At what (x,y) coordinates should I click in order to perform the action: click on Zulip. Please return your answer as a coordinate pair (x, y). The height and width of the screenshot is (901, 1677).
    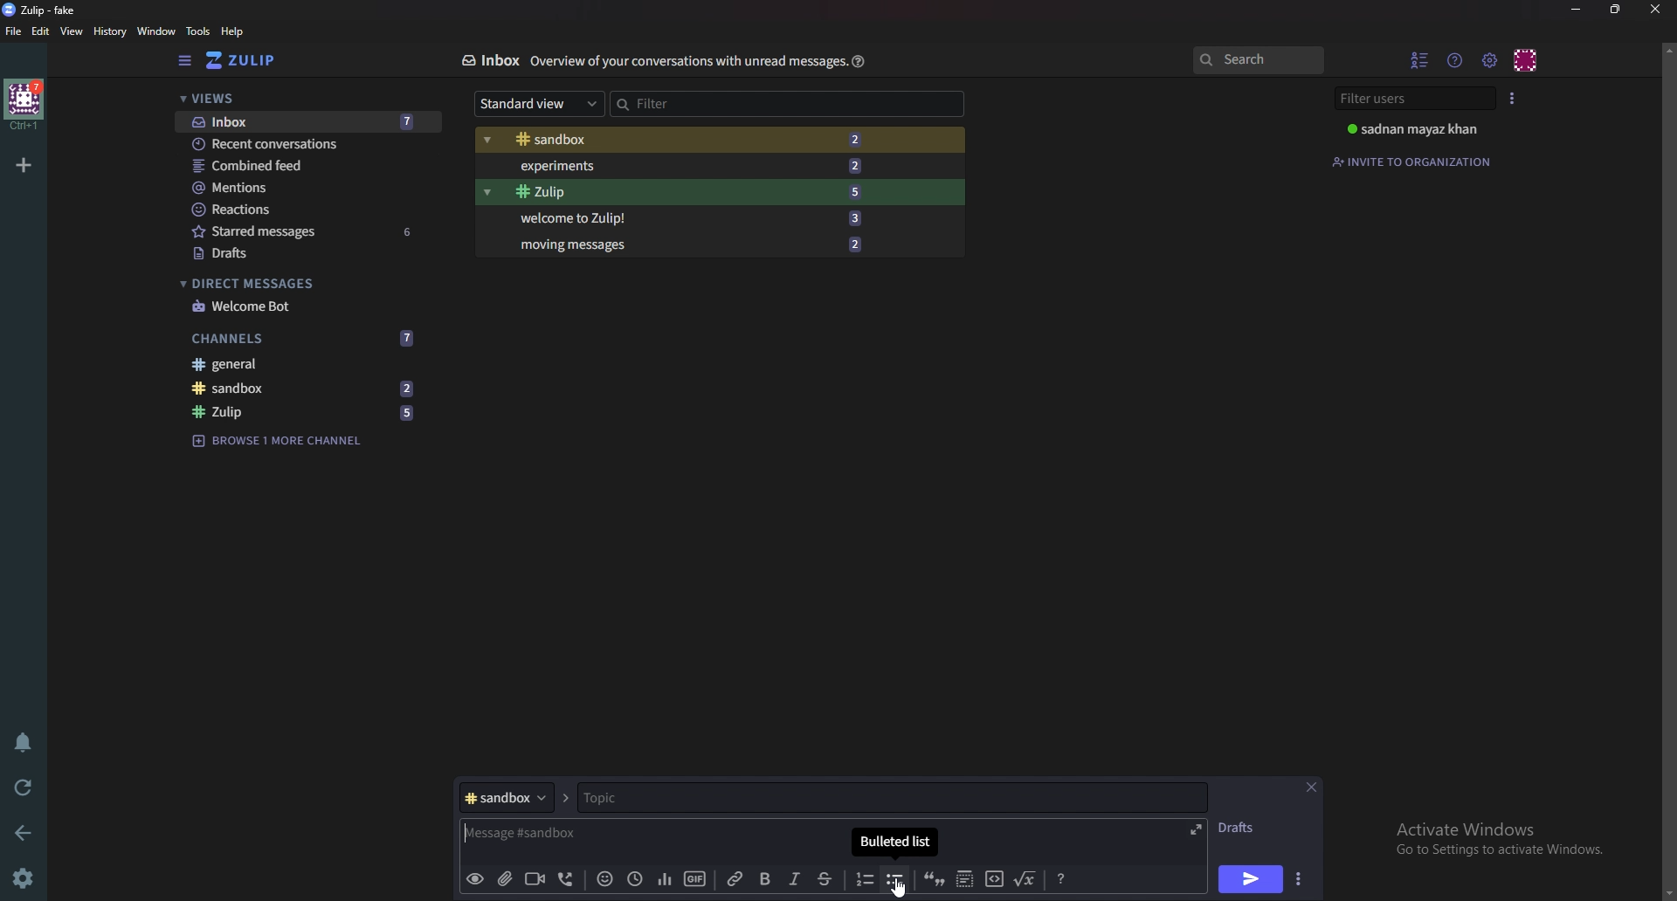
    Looking at the image, I should click on (686, 192).